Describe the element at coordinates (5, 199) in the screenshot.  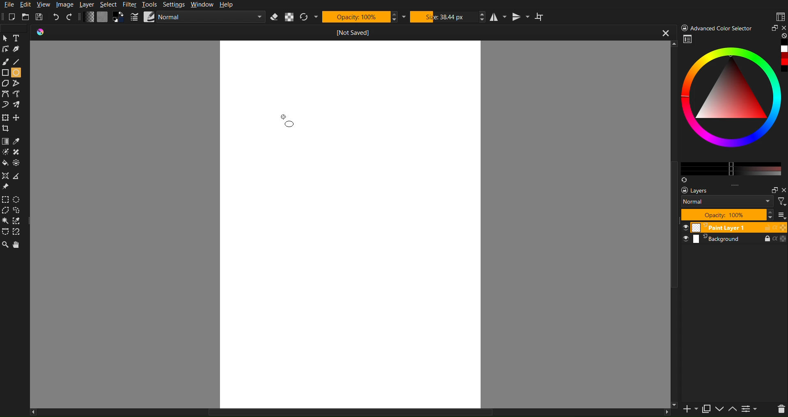
I see `Selection Tools` at that location.